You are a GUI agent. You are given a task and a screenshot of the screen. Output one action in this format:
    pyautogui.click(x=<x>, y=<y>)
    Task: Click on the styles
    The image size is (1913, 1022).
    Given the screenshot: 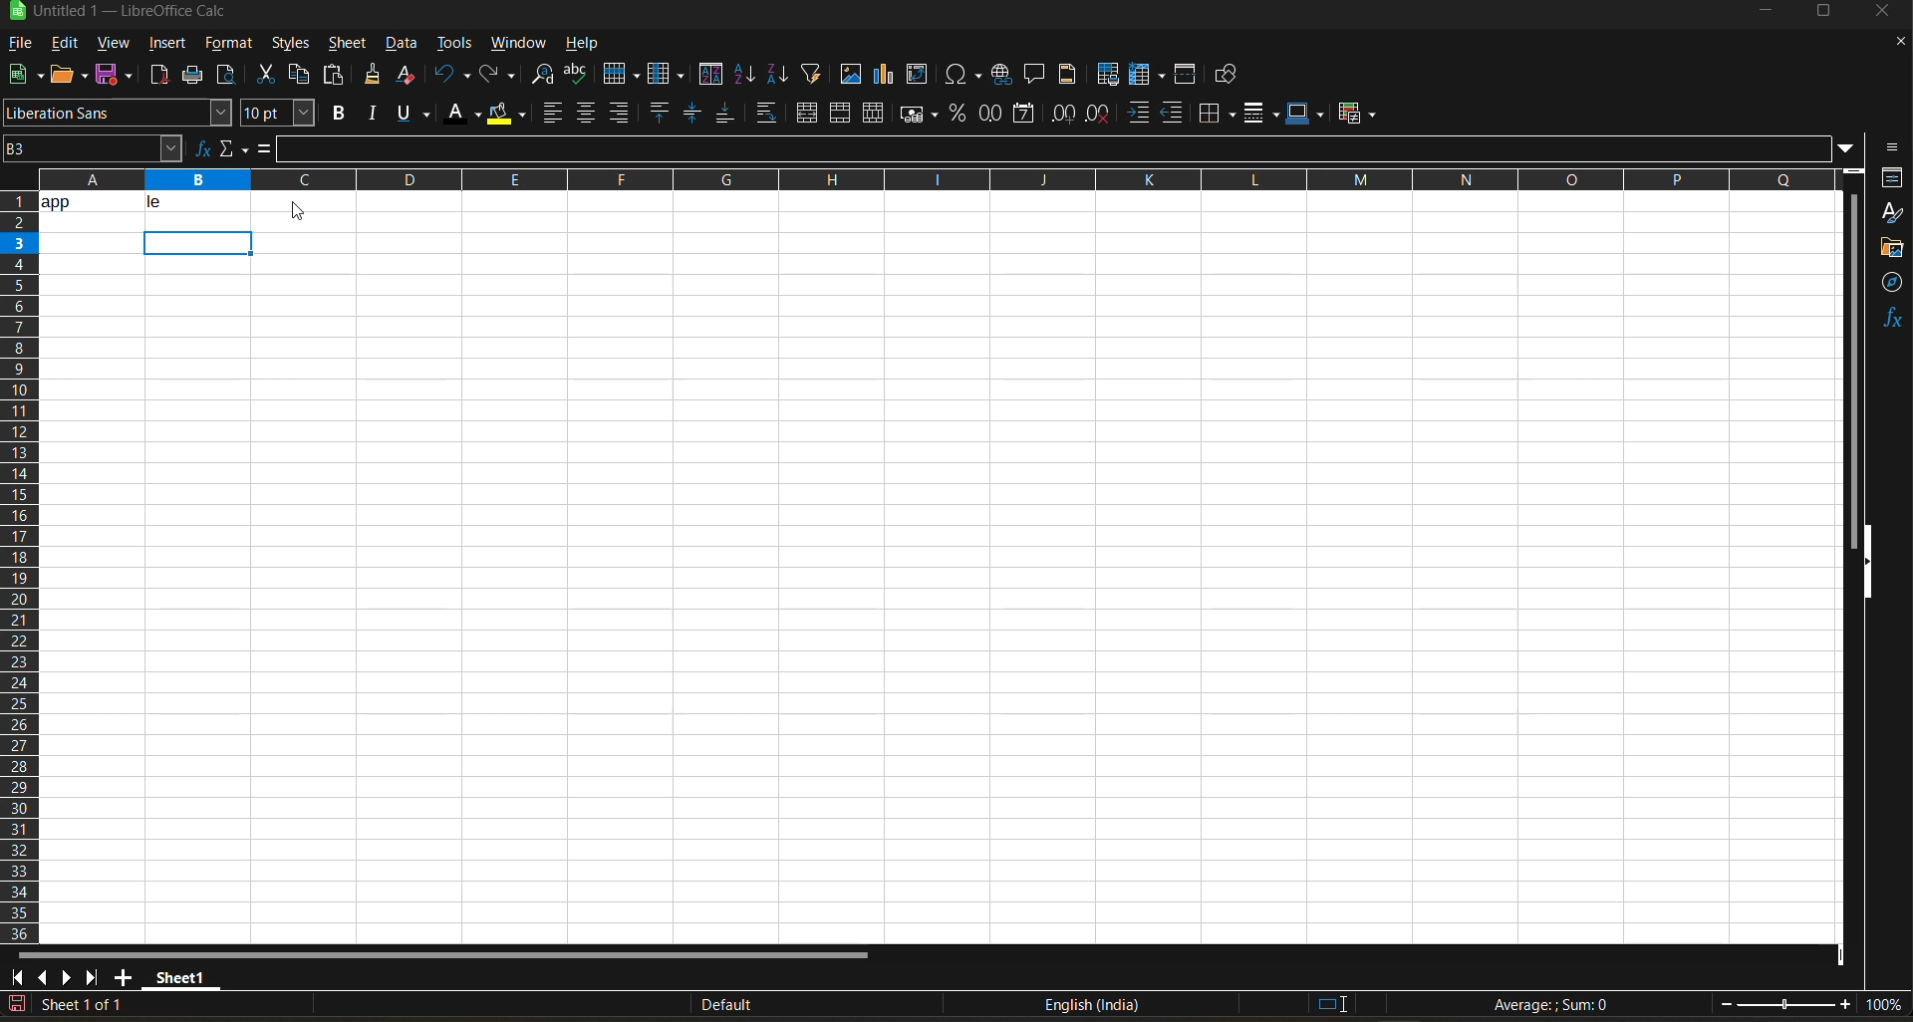 What is the action you would take?
    pyautogui.click(x=288, y=45)
    